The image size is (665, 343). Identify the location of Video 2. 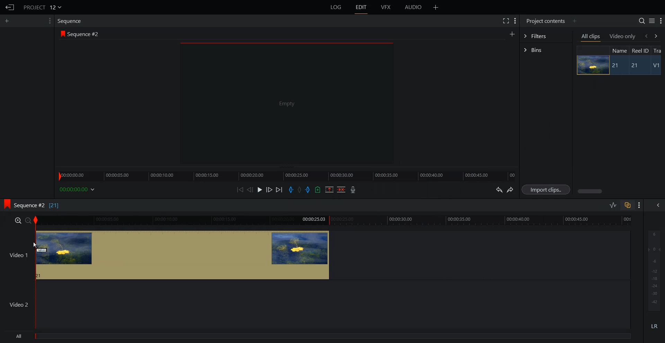
(315, 305).